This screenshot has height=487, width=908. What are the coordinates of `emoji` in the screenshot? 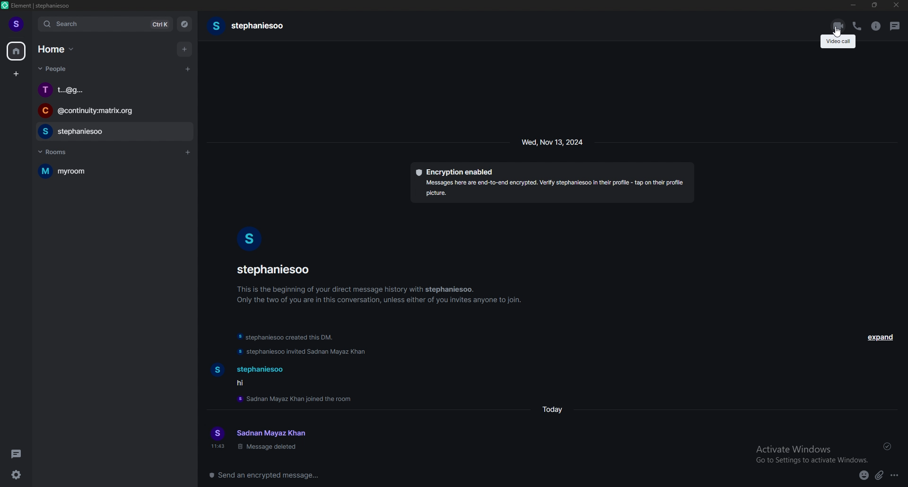 It's located at (861, 477).